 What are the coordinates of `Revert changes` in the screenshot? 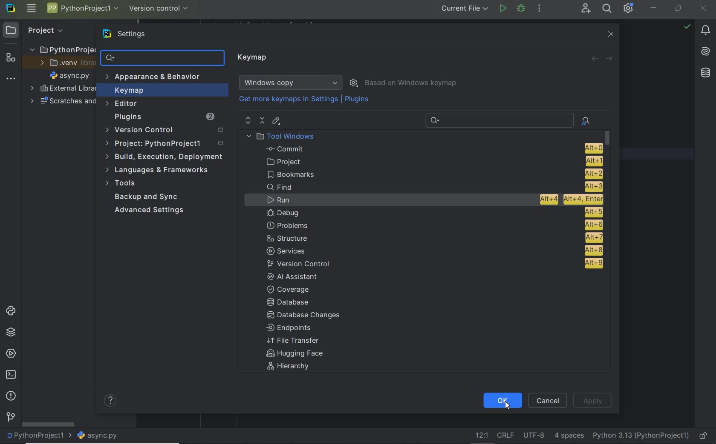 It's located at (551, 58).